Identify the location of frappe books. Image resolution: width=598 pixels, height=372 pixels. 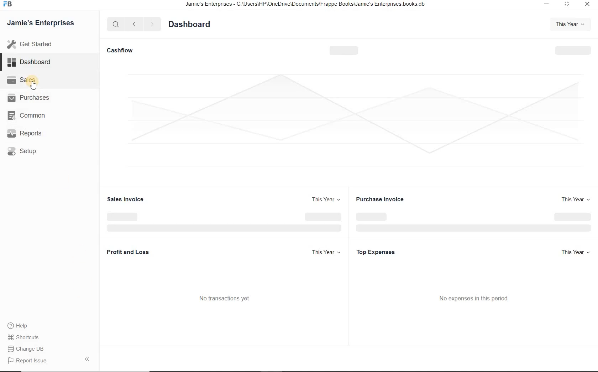
(7, 5).